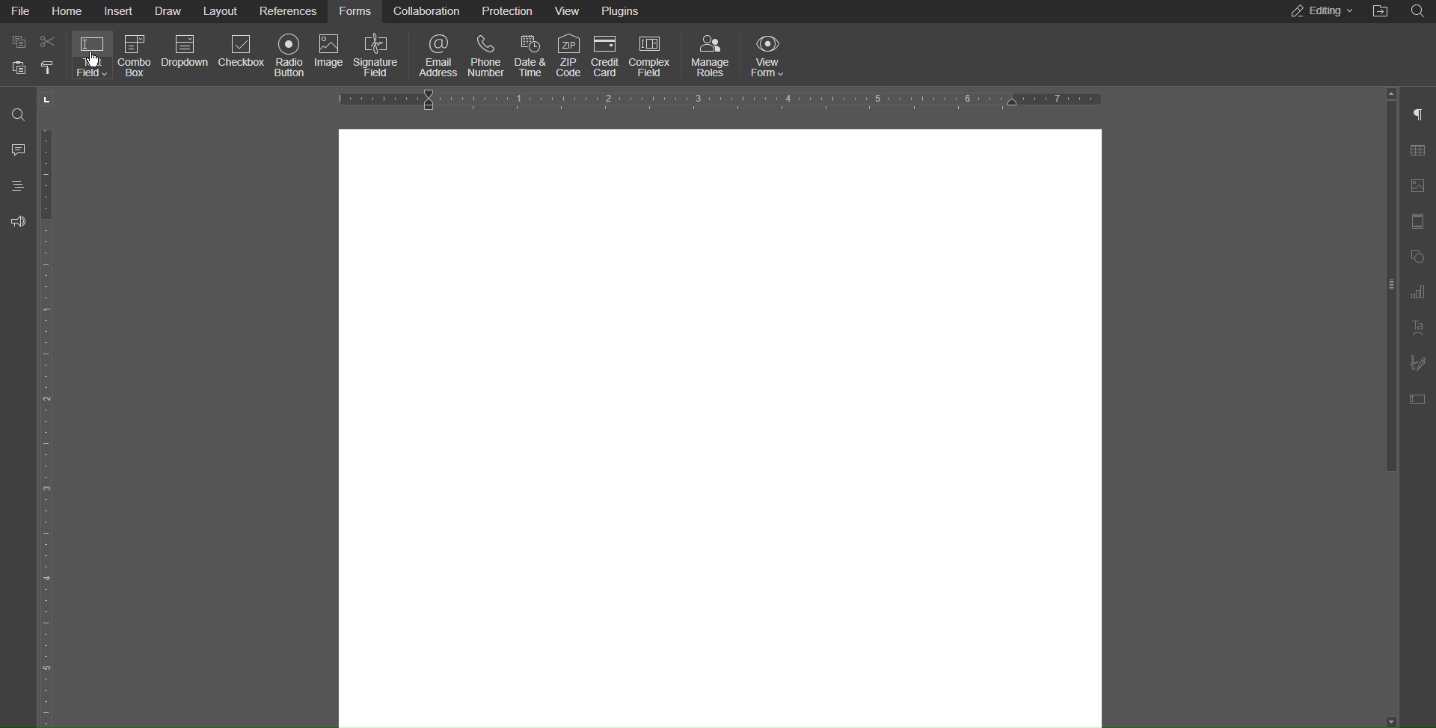  What do you see at coordinates (18, 42) in the screenshot?
I see `copy` at bounding box center [18, 42].